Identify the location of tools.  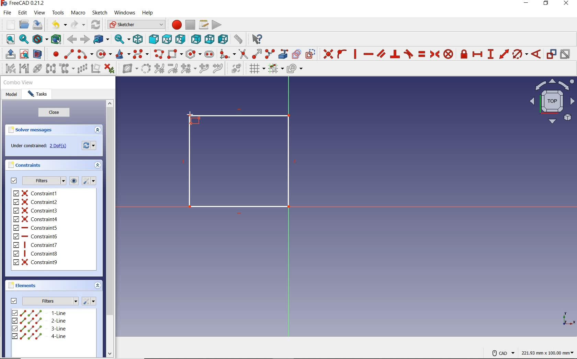
(58, 13).